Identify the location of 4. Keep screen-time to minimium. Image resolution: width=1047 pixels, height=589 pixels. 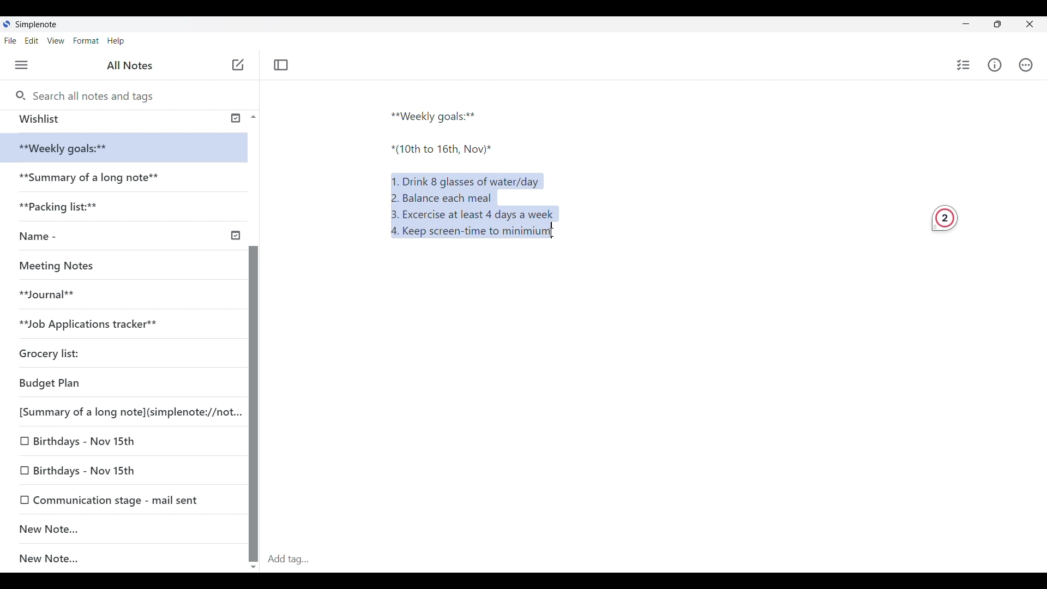
(468, 233).